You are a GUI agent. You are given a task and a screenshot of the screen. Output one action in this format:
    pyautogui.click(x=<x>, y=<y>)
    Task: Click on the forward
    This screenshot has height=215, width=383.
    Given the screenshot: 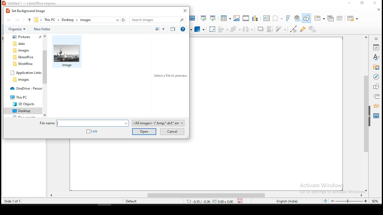 What is the action you would take?
    pyautogui.click(x=18, y=20)
    